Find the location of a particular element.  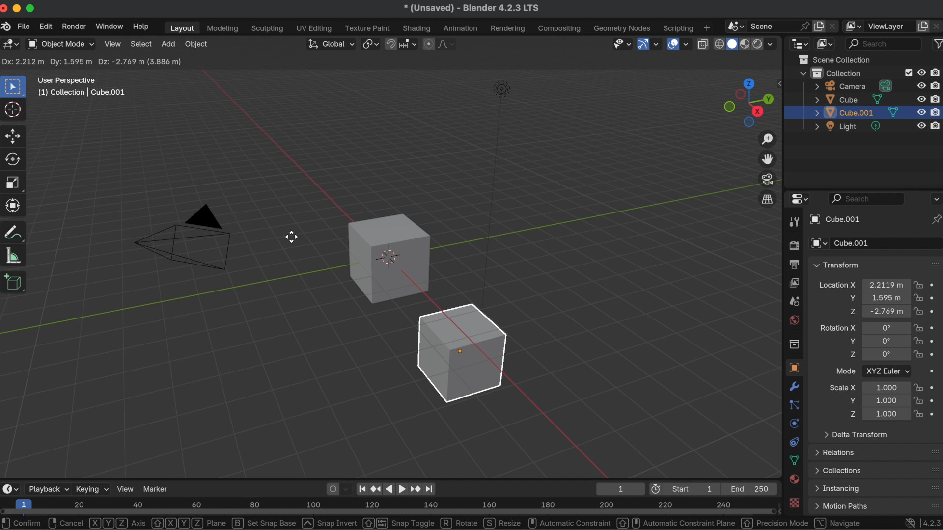

collection is located at coordinates (794, 344).